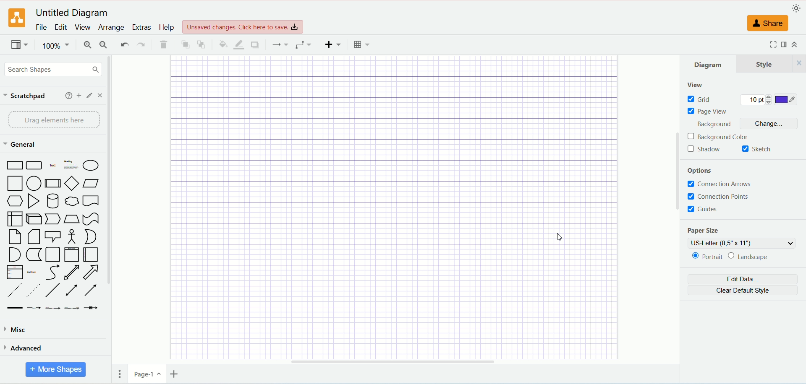 Image resolution: width=806 pixels, height=384 pixels. Describe the element at coordinates (92, 292) in the screenshot. I see `Directional Connector` at that location.